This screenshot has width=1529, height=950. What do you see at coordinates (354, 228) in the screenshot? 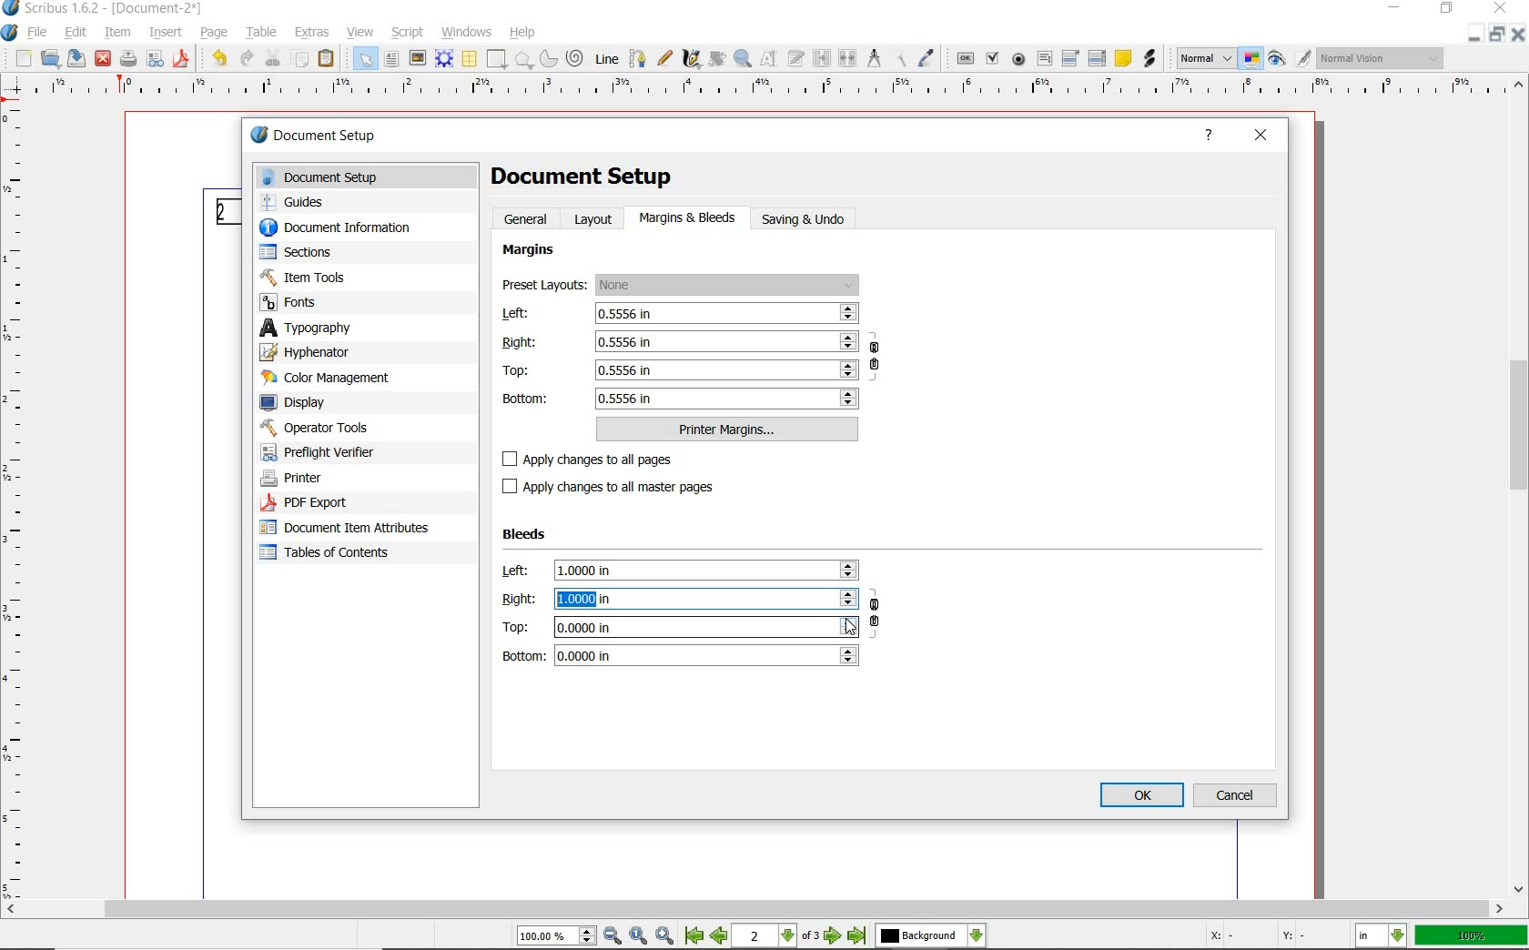
I see `document information` at bounding box center [354, 228].